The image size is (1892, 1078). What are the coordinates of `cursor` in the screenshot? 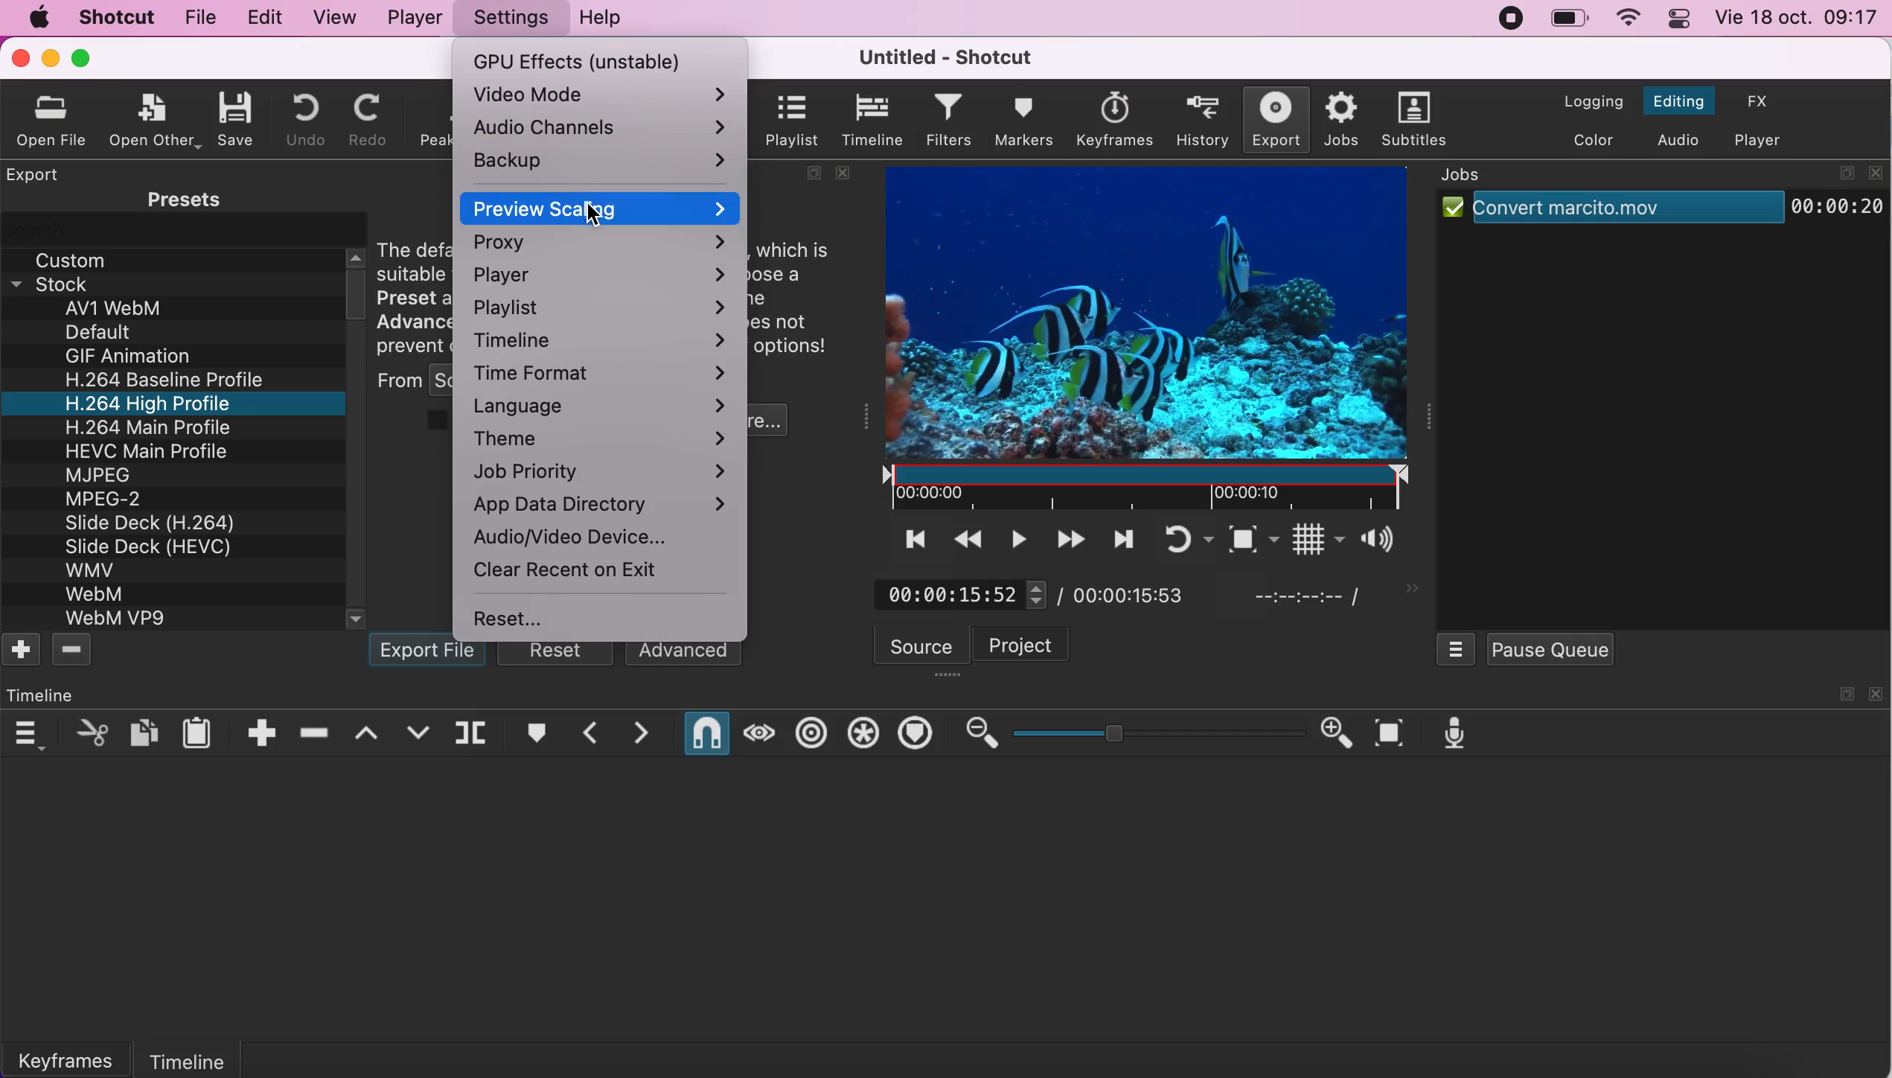 It's located at (592, 208).